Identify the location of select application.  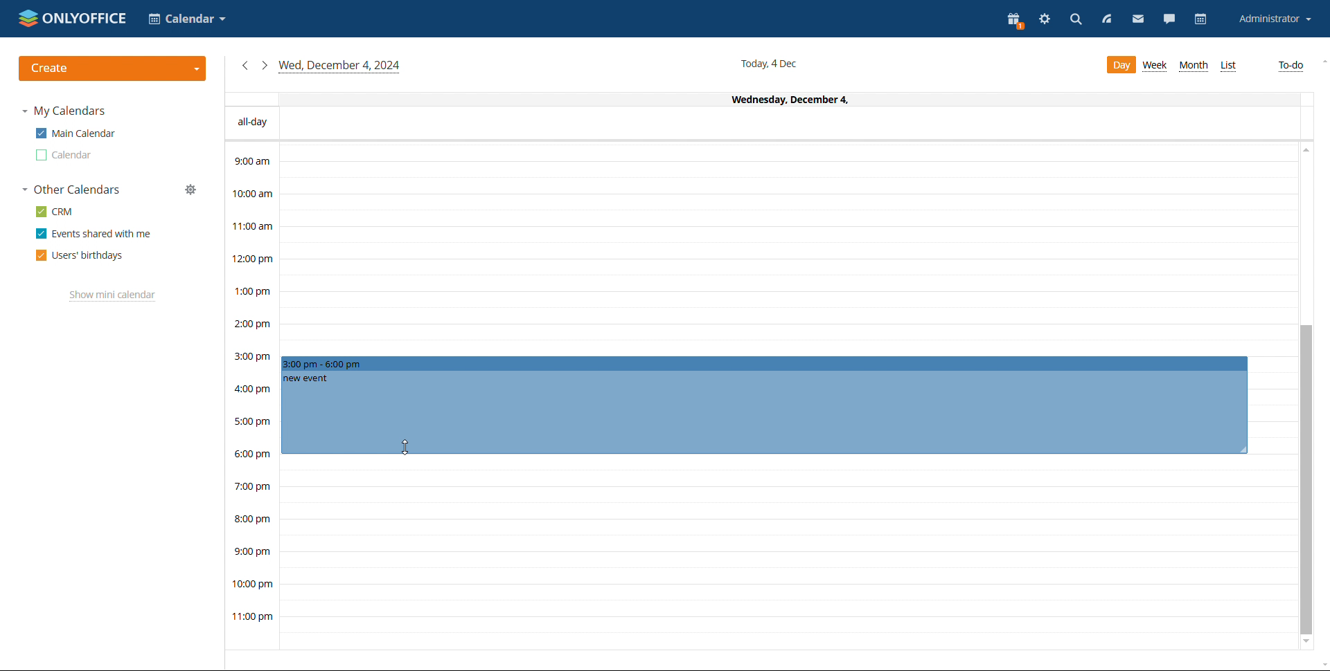
(186, 19).